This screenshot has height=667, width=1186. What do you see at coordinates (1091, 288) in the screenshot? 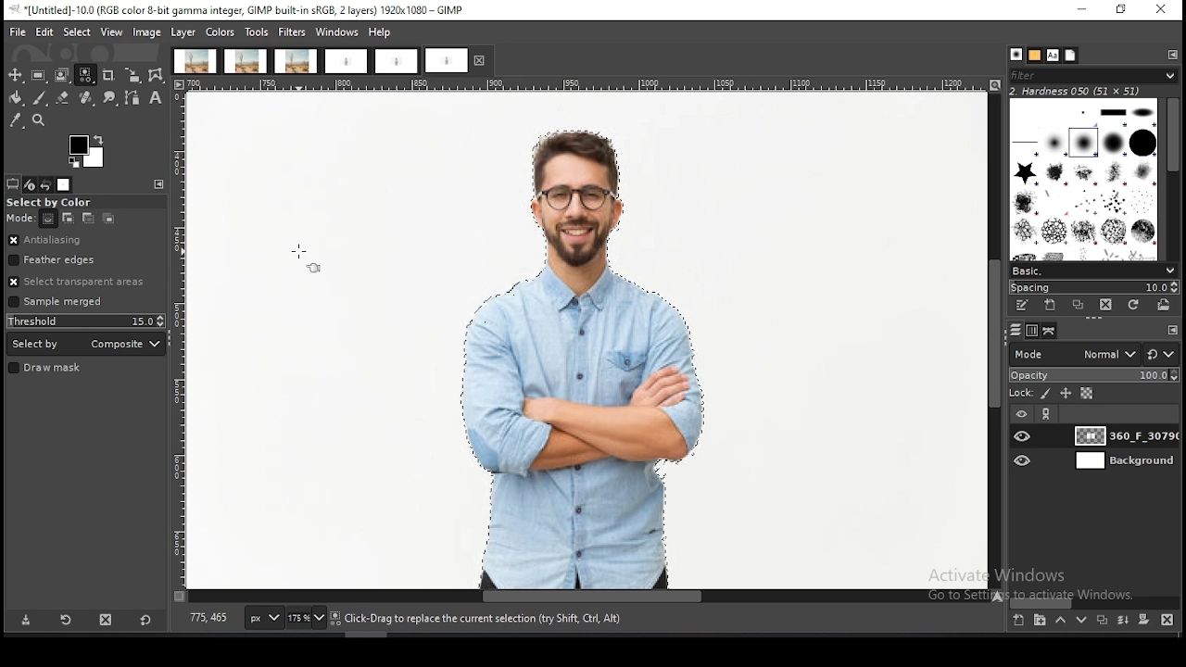
I see `spacing` at bounding box center [1091, 288].